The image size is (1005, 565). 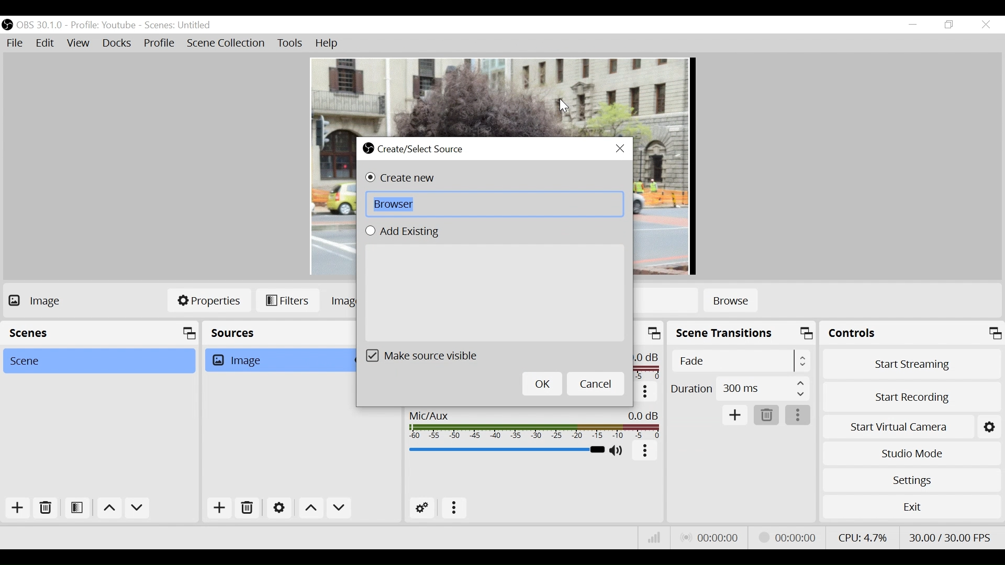 What do you see at coordinates (649, 393) in the screenshot?
I see `More options` at bounding box center [649, 393].